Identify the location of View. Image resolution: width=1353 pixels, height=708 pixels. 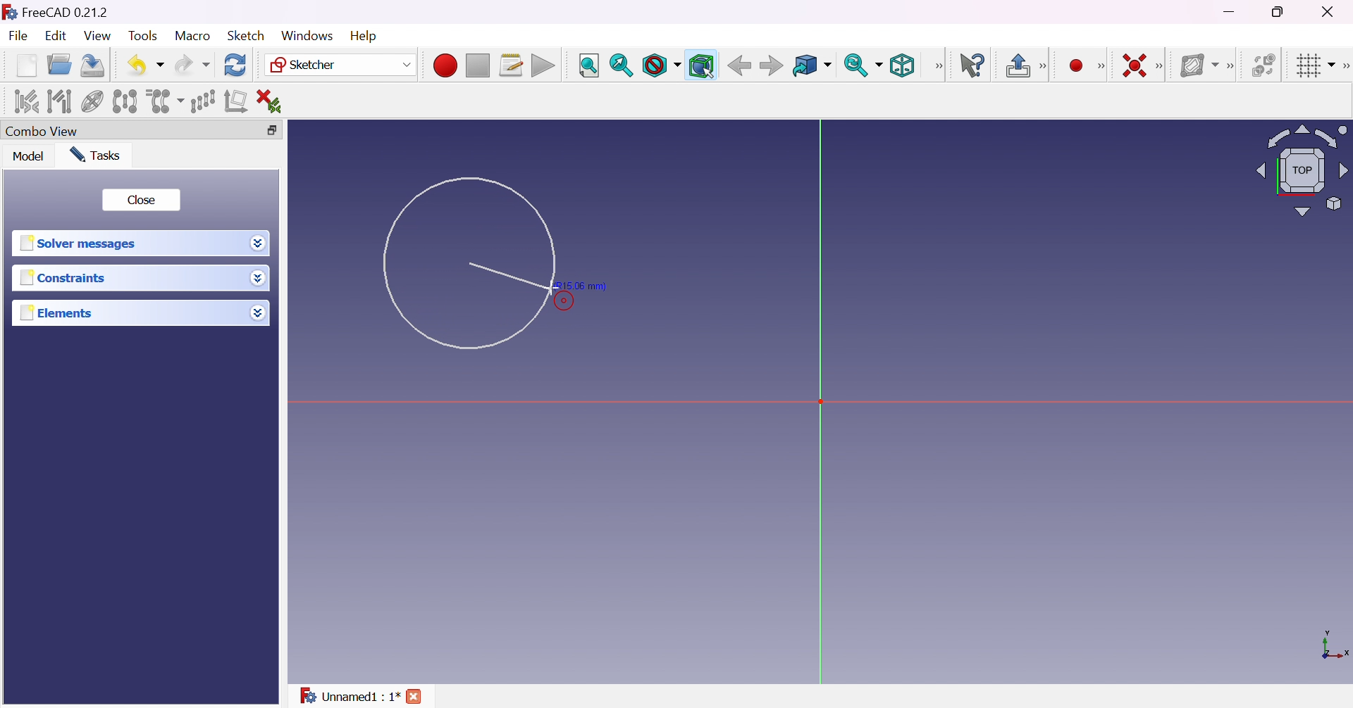
(99, 37).